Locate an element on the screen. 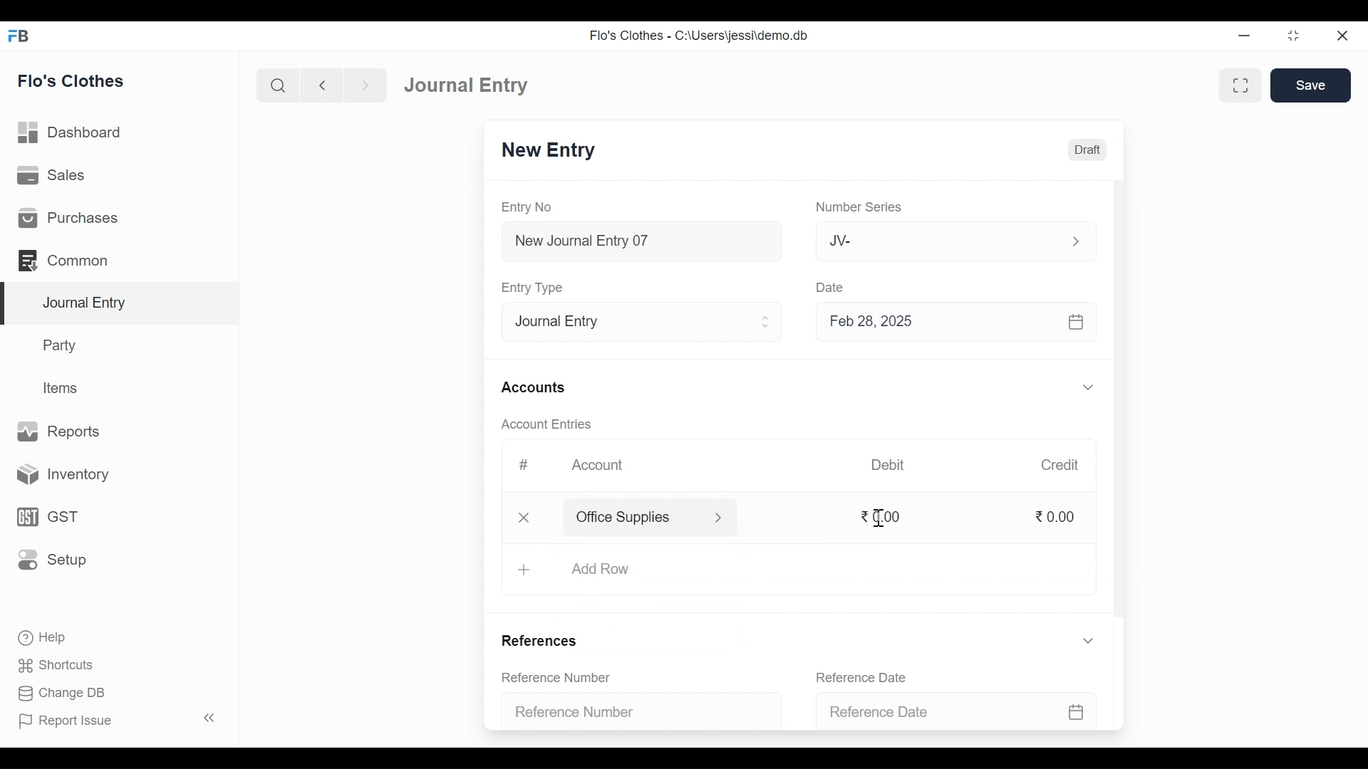 The height and width of the screenshot is (769, 1368). Draft is located at coordinates (1084, 150).